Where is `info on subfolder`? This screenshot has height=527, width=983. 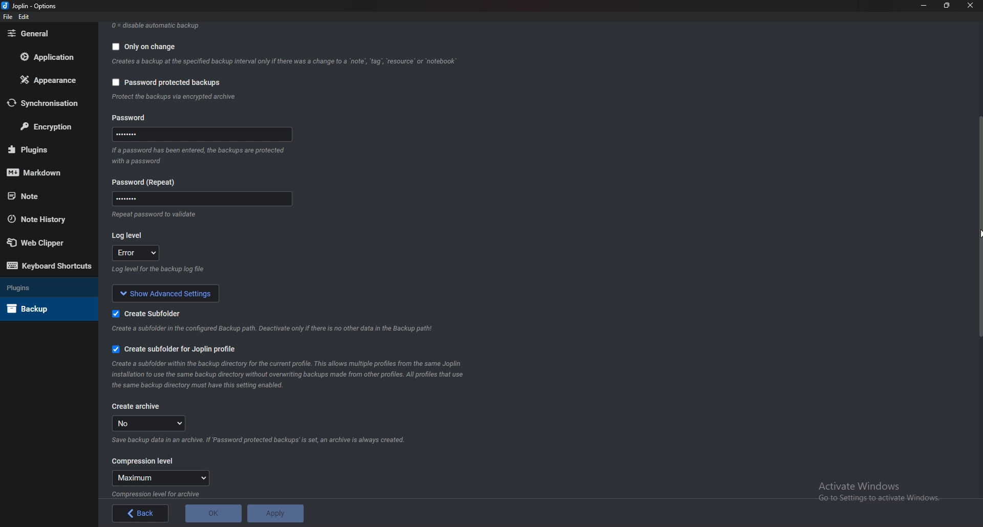 info on subfolder is located at coordinates (275, 328).